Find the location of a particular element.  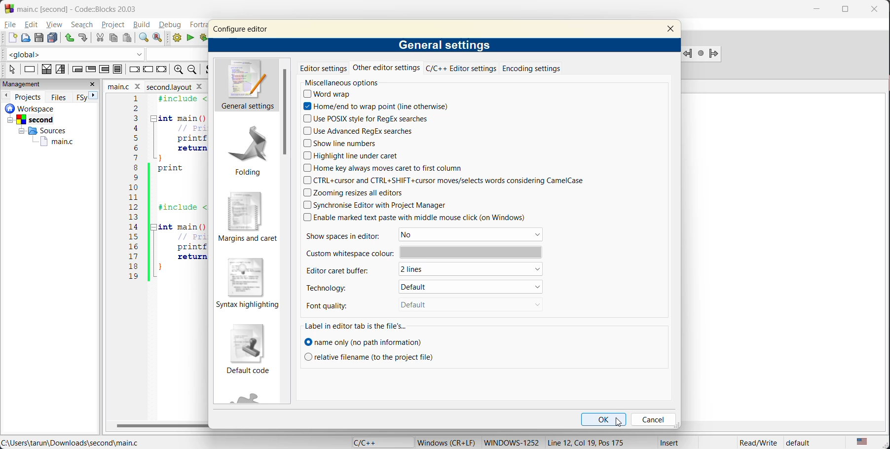

custom whitespace colour is located at coordinates (423, 252).